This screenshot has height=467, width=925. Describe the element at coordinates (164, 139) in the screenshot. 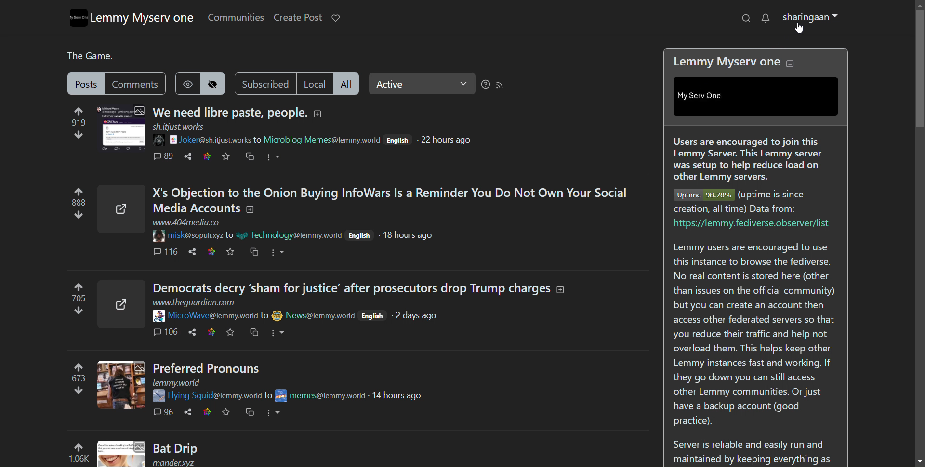

I see `poster display picture` at that location.